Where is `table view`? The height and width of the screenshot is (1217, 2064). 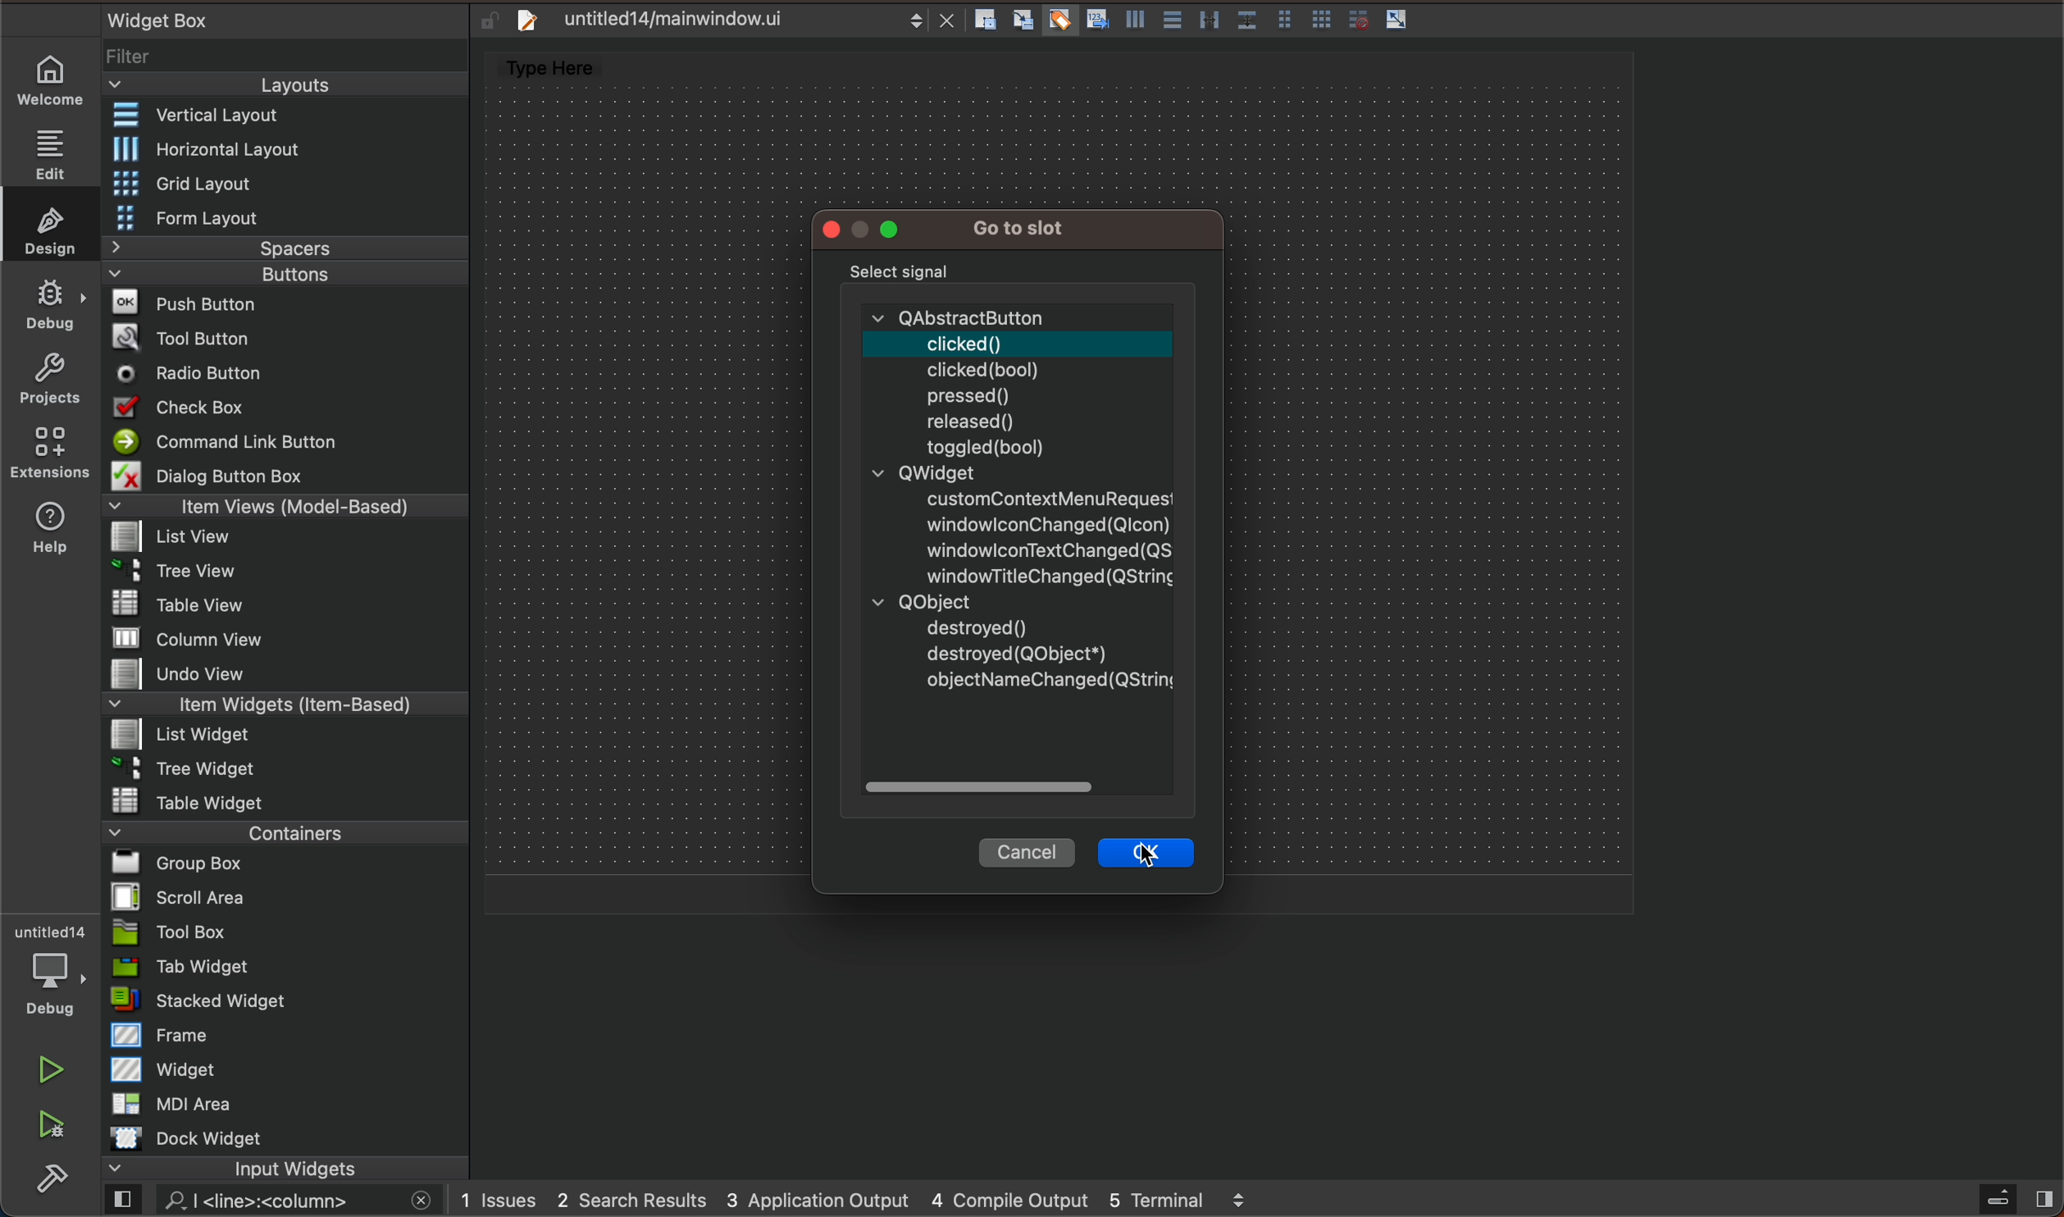
table view is located at coordinates (296, 606).